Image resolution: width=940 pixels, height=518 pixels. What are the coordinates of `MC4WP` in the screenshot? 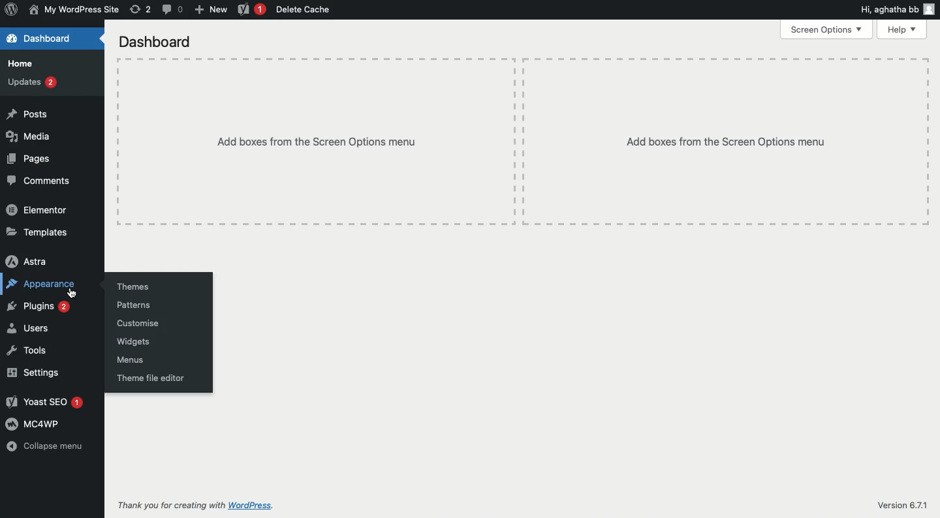 It's located at (35, 424).